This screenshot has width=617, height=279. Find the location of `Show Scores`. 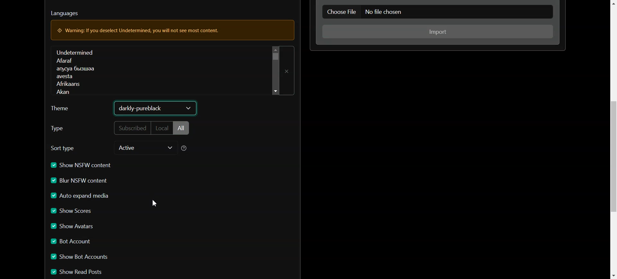

Show Scores is located at coordinates (73, 212).